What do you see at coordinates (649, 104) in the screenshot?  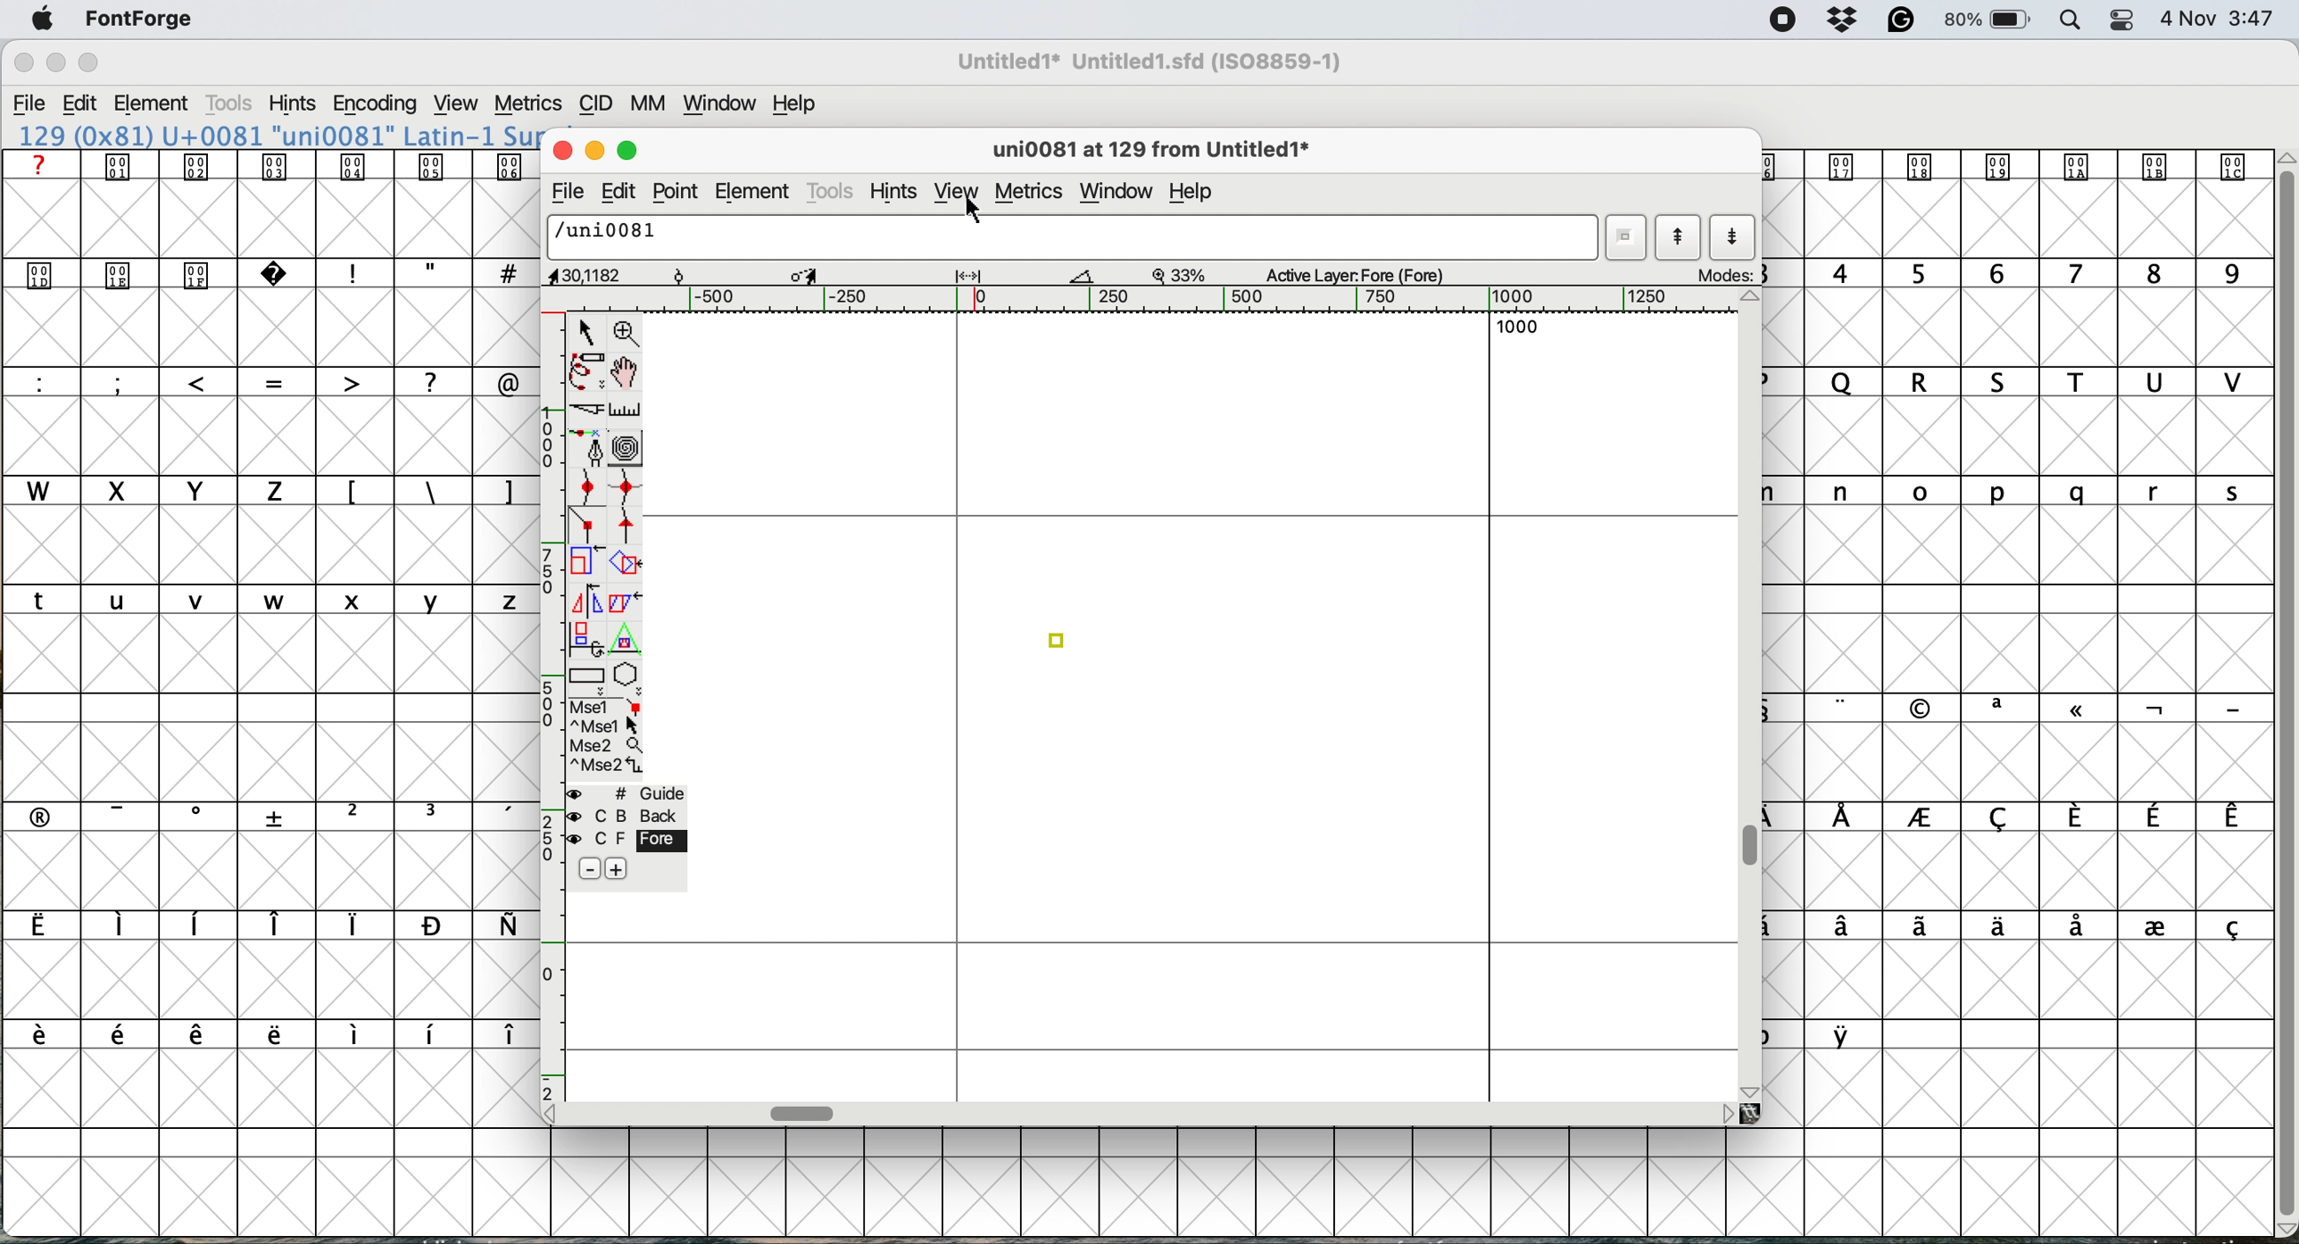 I see `MM` at bounding box center [649, 104].